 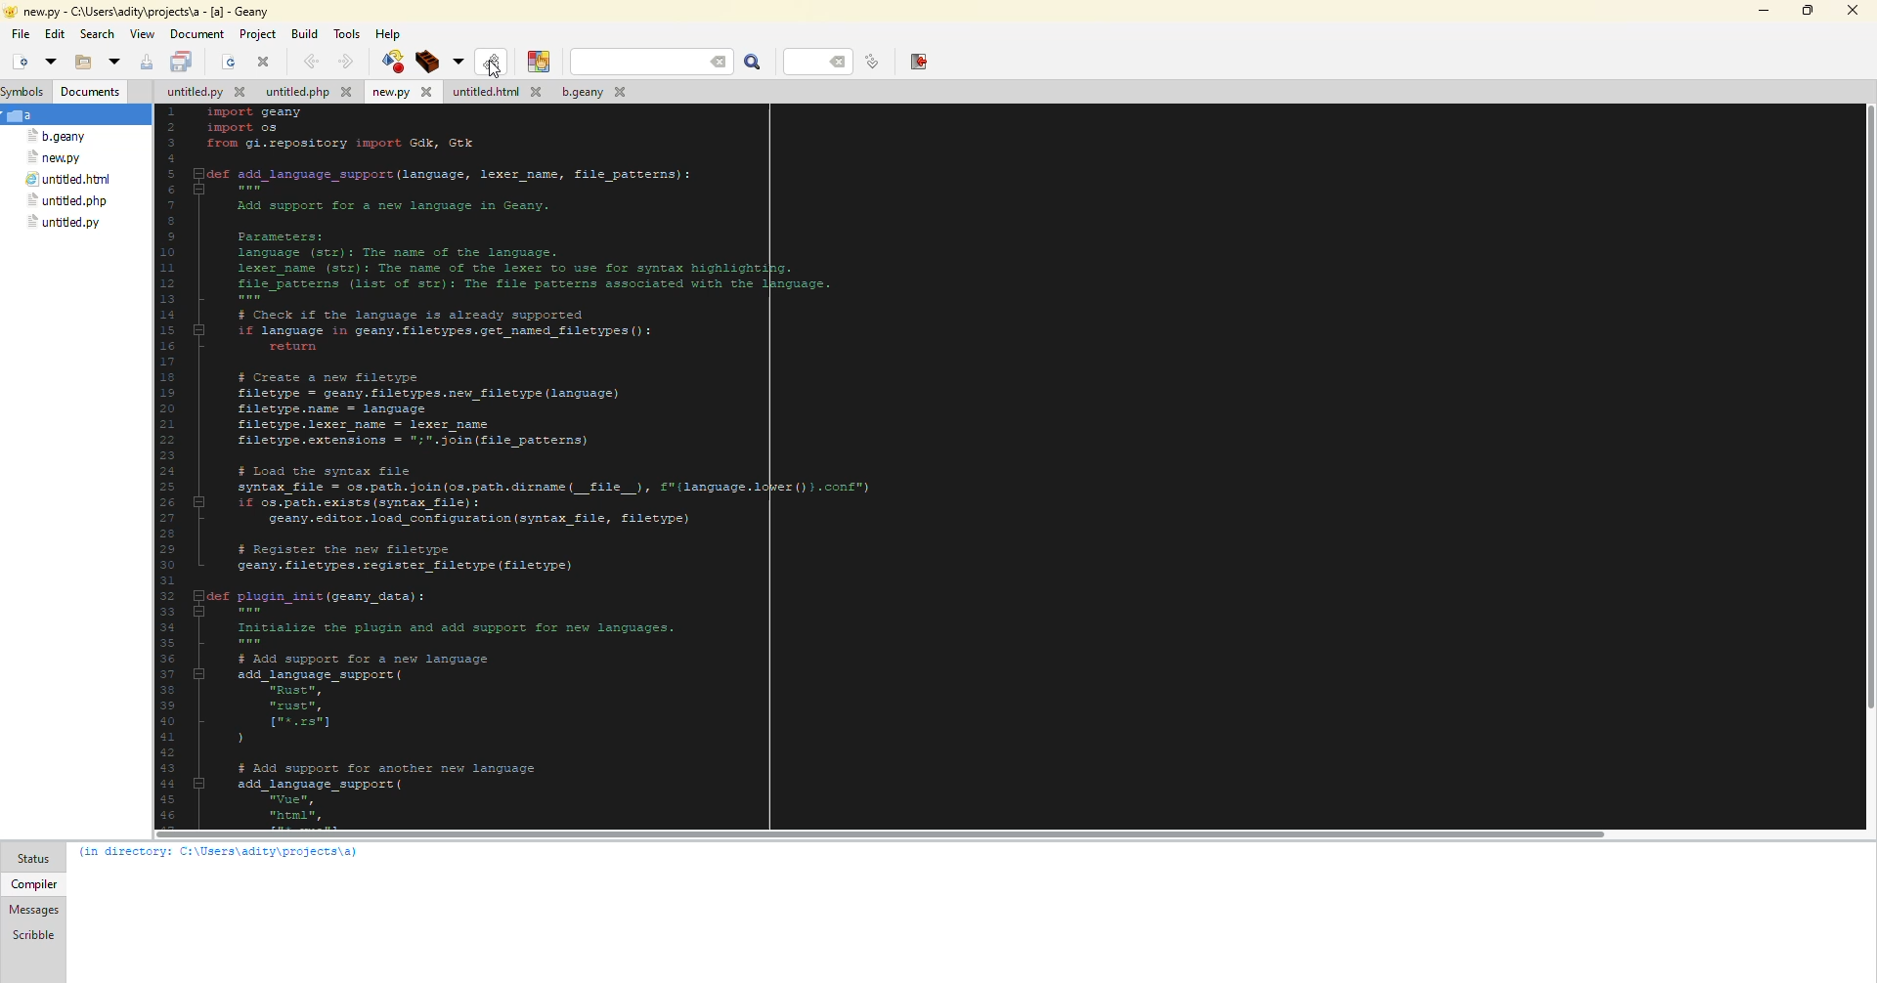 What do you see at coordinates (493, 63) in the screenshot?
I see `compile` at bounding box center [493, 63].